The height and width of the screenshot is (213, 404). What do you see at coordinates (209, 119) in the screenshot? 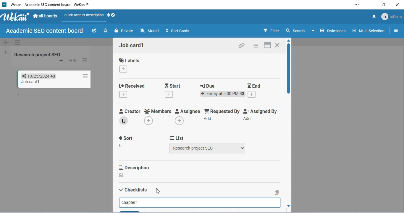
I see `add requester` at bounding box center [209, 119].